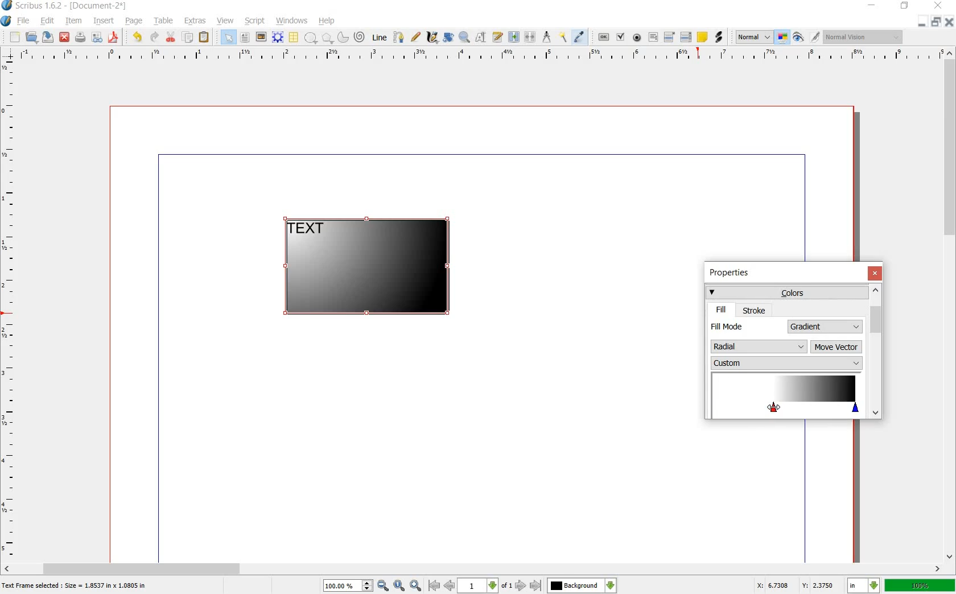 The height and width of the screenshot is (594, 956). Describe the element at coordinates (342, 36) in the screenshot. I see `arc` at that location.